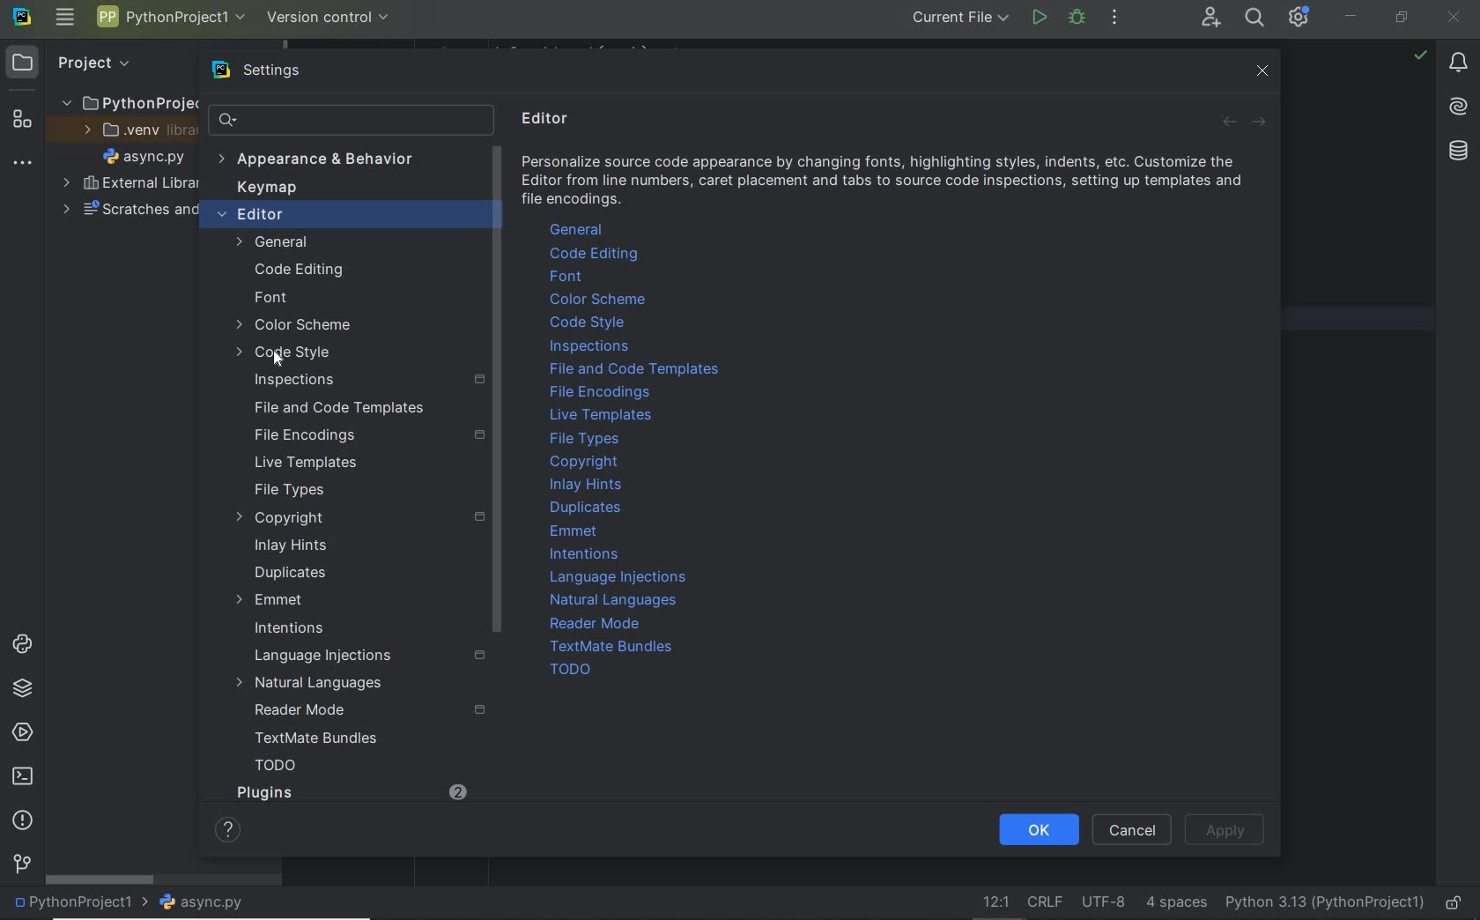 This screenshot has height=920, width=1480. What do you see at coordinates (596, 254) in the screenshot?
I see `code editing` at bounding box center [596, 254].